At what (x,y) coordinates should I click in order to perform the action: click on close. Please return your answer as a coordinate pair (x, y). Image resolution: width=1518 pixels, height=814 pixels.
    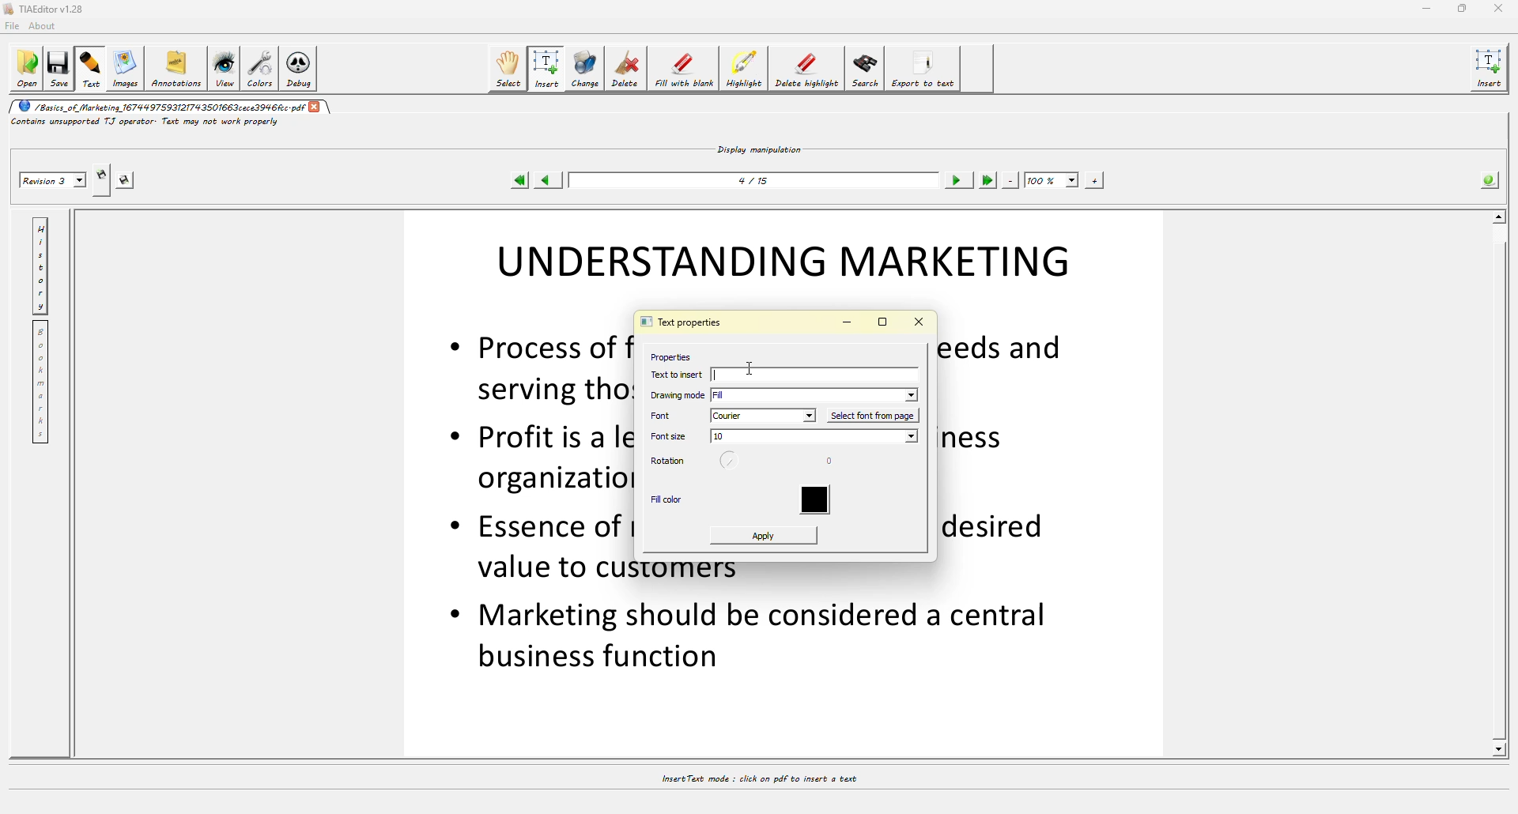
    Looking at the image, I should click on (317, 107).